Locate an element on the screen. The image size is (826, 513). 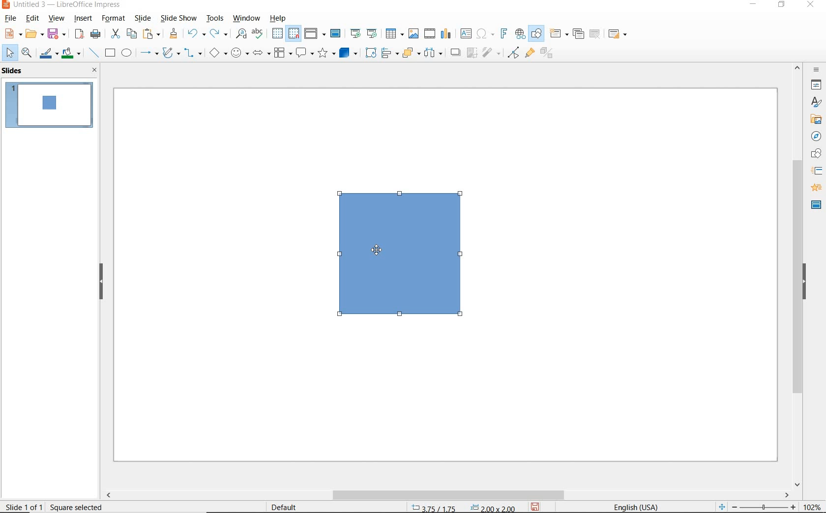
open is located at coordinates (33, 34).